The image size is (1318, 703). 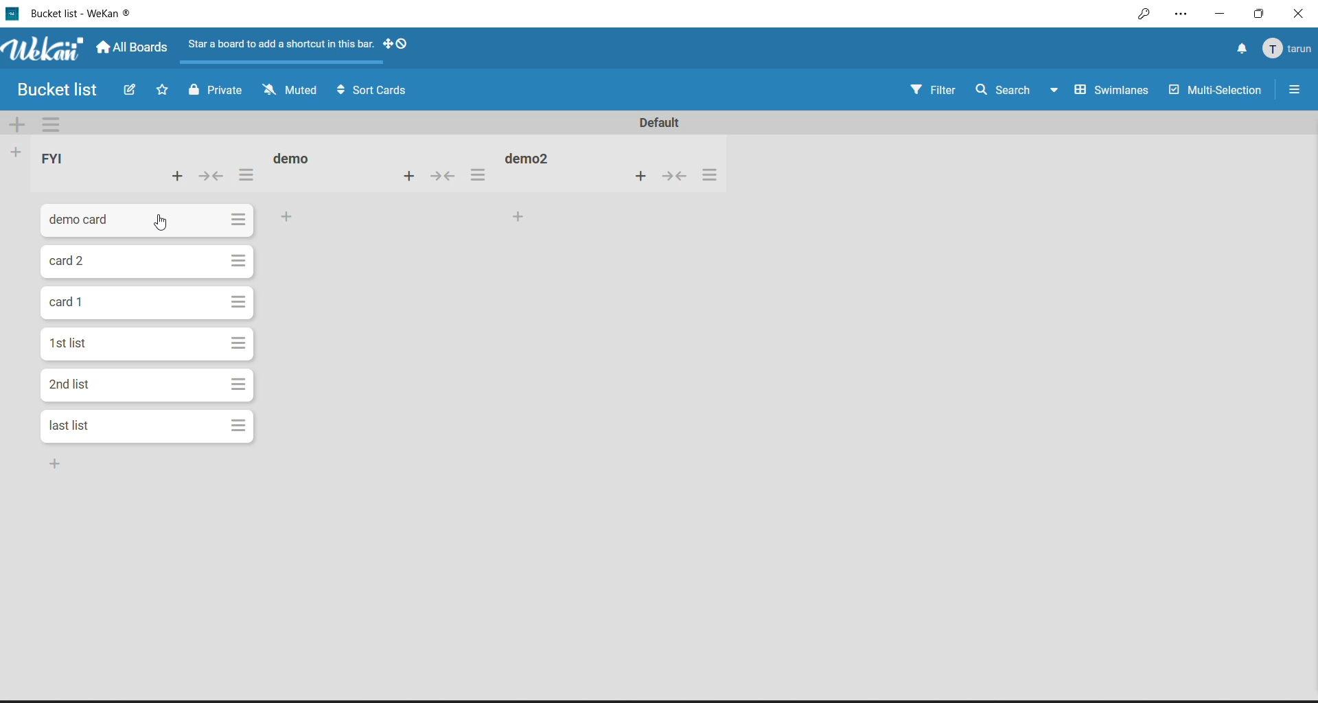 What do you see at coordinates (70, 13) in the screenshot?
I see `file title` at bounding box center [70, 13].